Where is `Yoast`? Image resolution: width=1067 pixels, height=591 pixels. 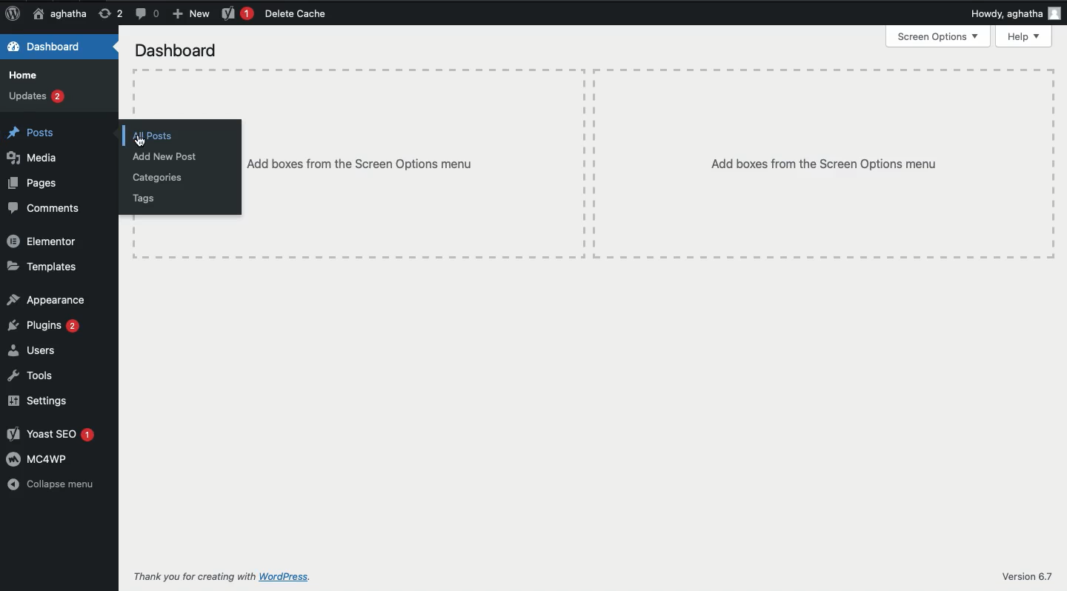 Yoast is located at coordinates (236, 13).